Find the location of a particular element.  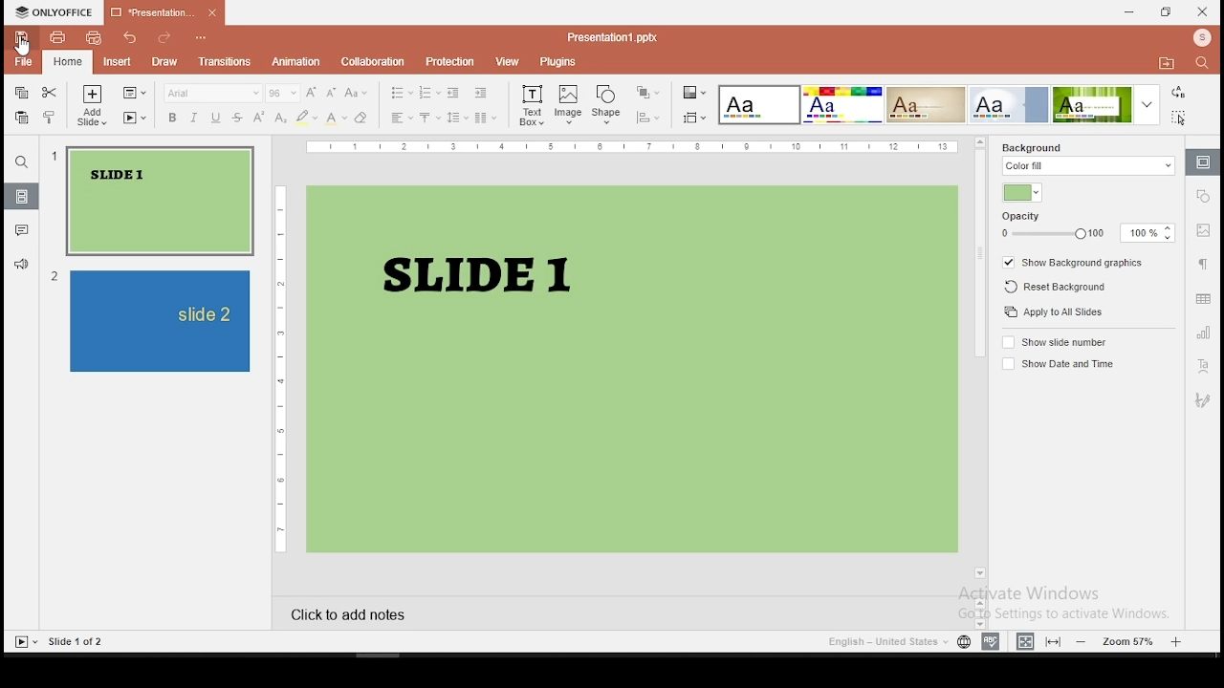

strikethrough is located at coordinates (237, 118).